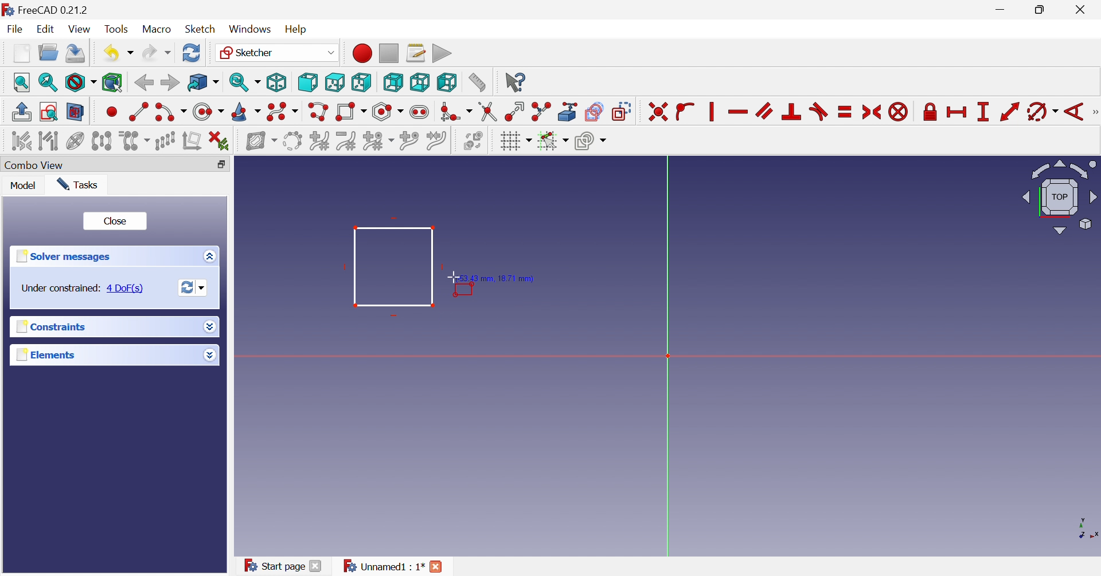 The height and width of the screenshot is (576, 1101). Describe the element at coordinates (442, 54) in the screenshot. I see `Execute macro` at that location.